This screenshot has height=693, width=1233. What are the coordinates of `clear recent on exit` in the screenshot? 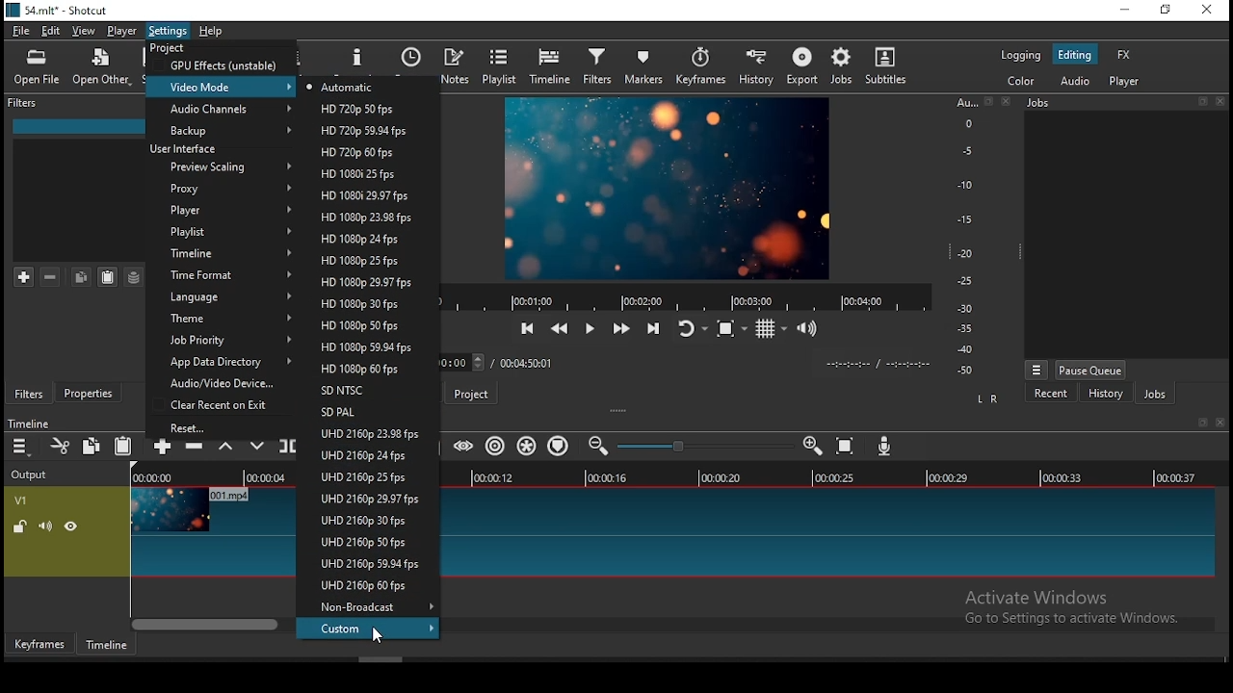 It's located at (223, 406).